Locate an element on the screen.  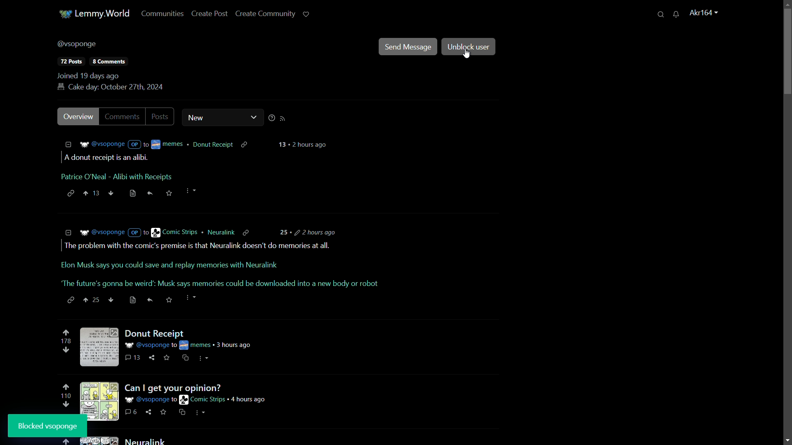
downvote is located at coordinates (66, 404).